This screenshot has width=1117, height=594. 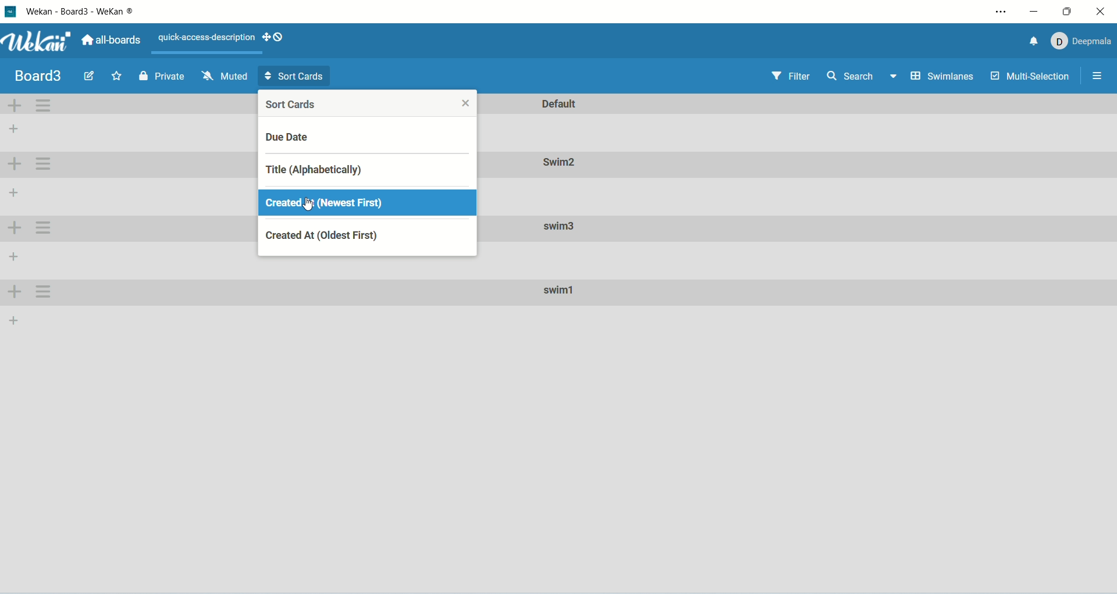 What do you see at coordinates (295, 77) in the screenshot?
I see `sort card` at bounding box center [295, 77].